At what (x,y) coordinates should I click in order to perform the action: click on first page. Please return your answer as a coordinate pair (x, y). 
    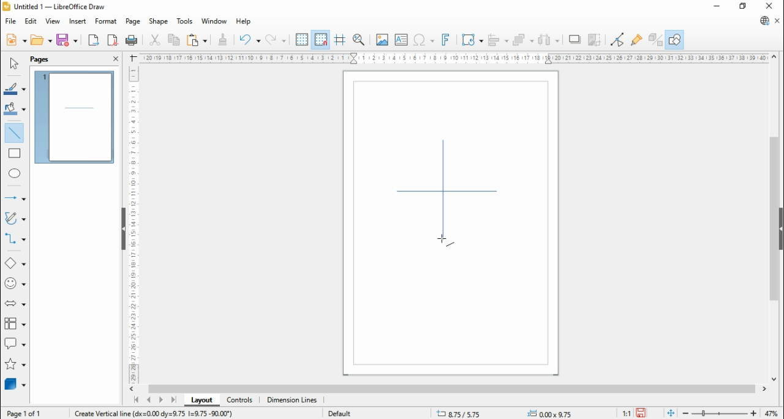
    Looking at the image, I should click on (135, 400).